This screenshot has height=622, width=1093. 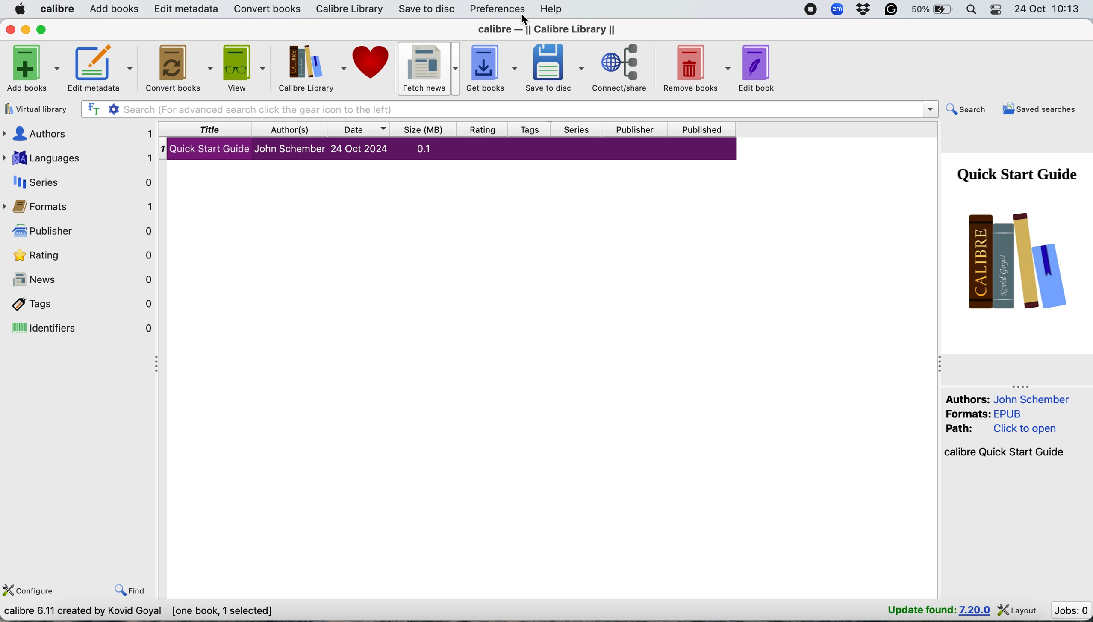 I want to click on help, so click(x=554, y=9).